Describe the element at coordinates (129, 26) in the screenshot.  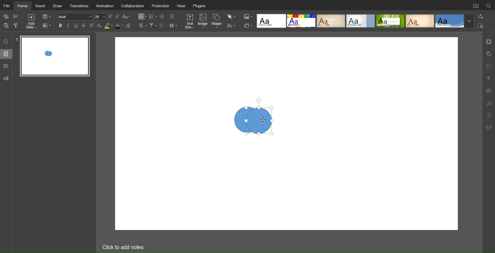
I see `Erase` at that location.